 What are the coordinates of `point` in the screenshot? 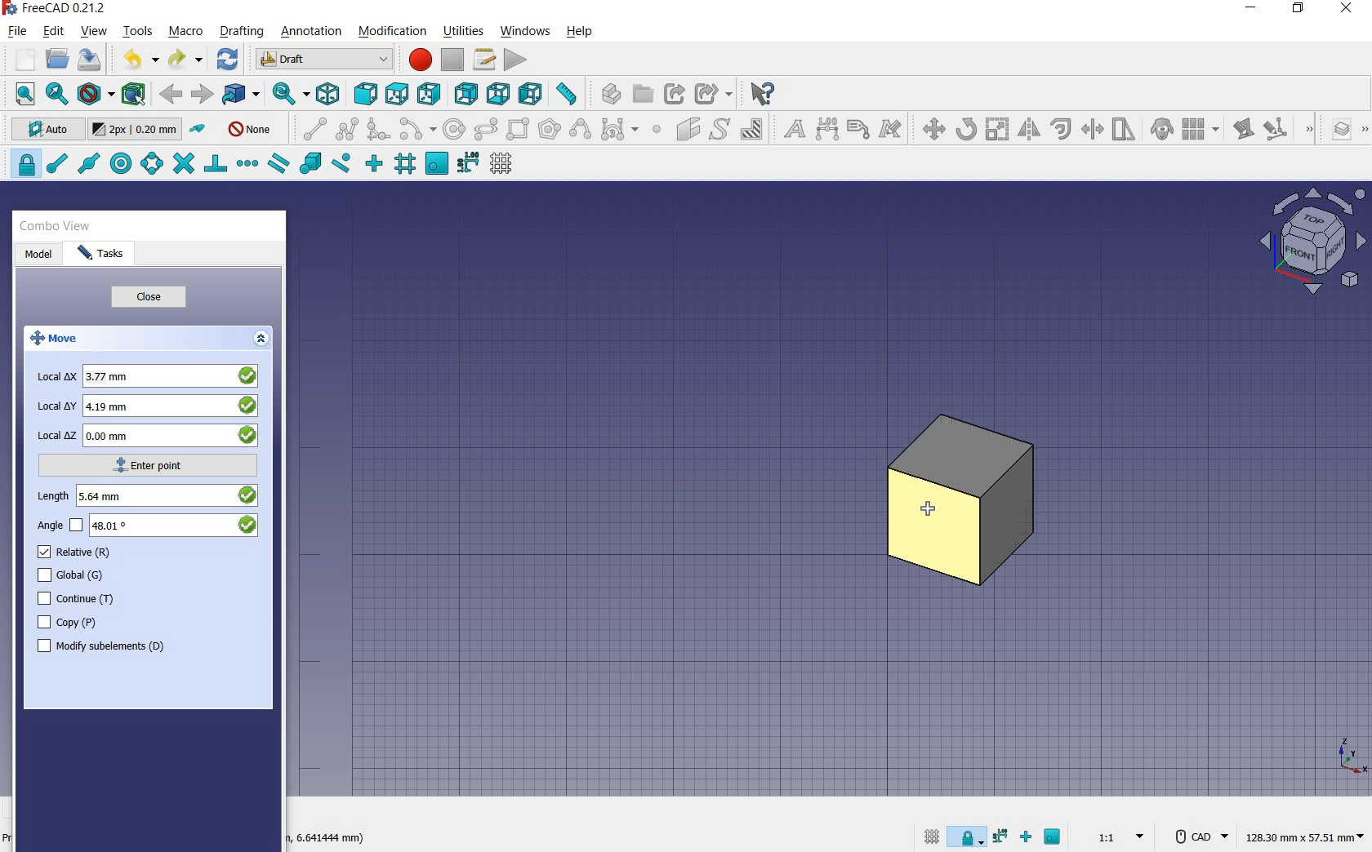 It's located at (657, 131).